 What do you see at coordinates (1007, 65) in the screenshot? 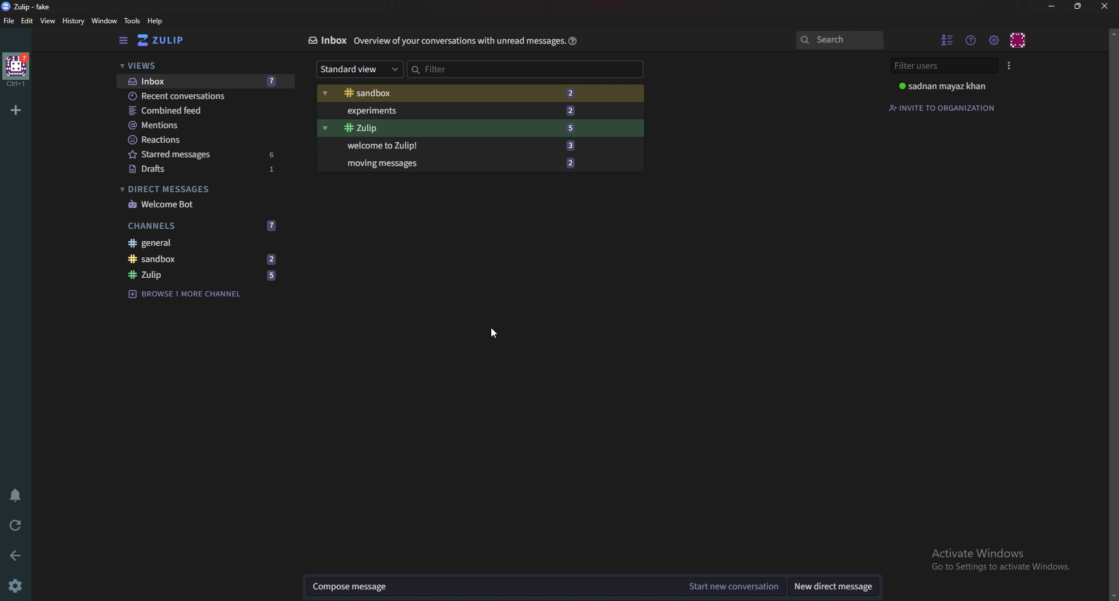
I see `User list style` at bounding box center [1007, 65].